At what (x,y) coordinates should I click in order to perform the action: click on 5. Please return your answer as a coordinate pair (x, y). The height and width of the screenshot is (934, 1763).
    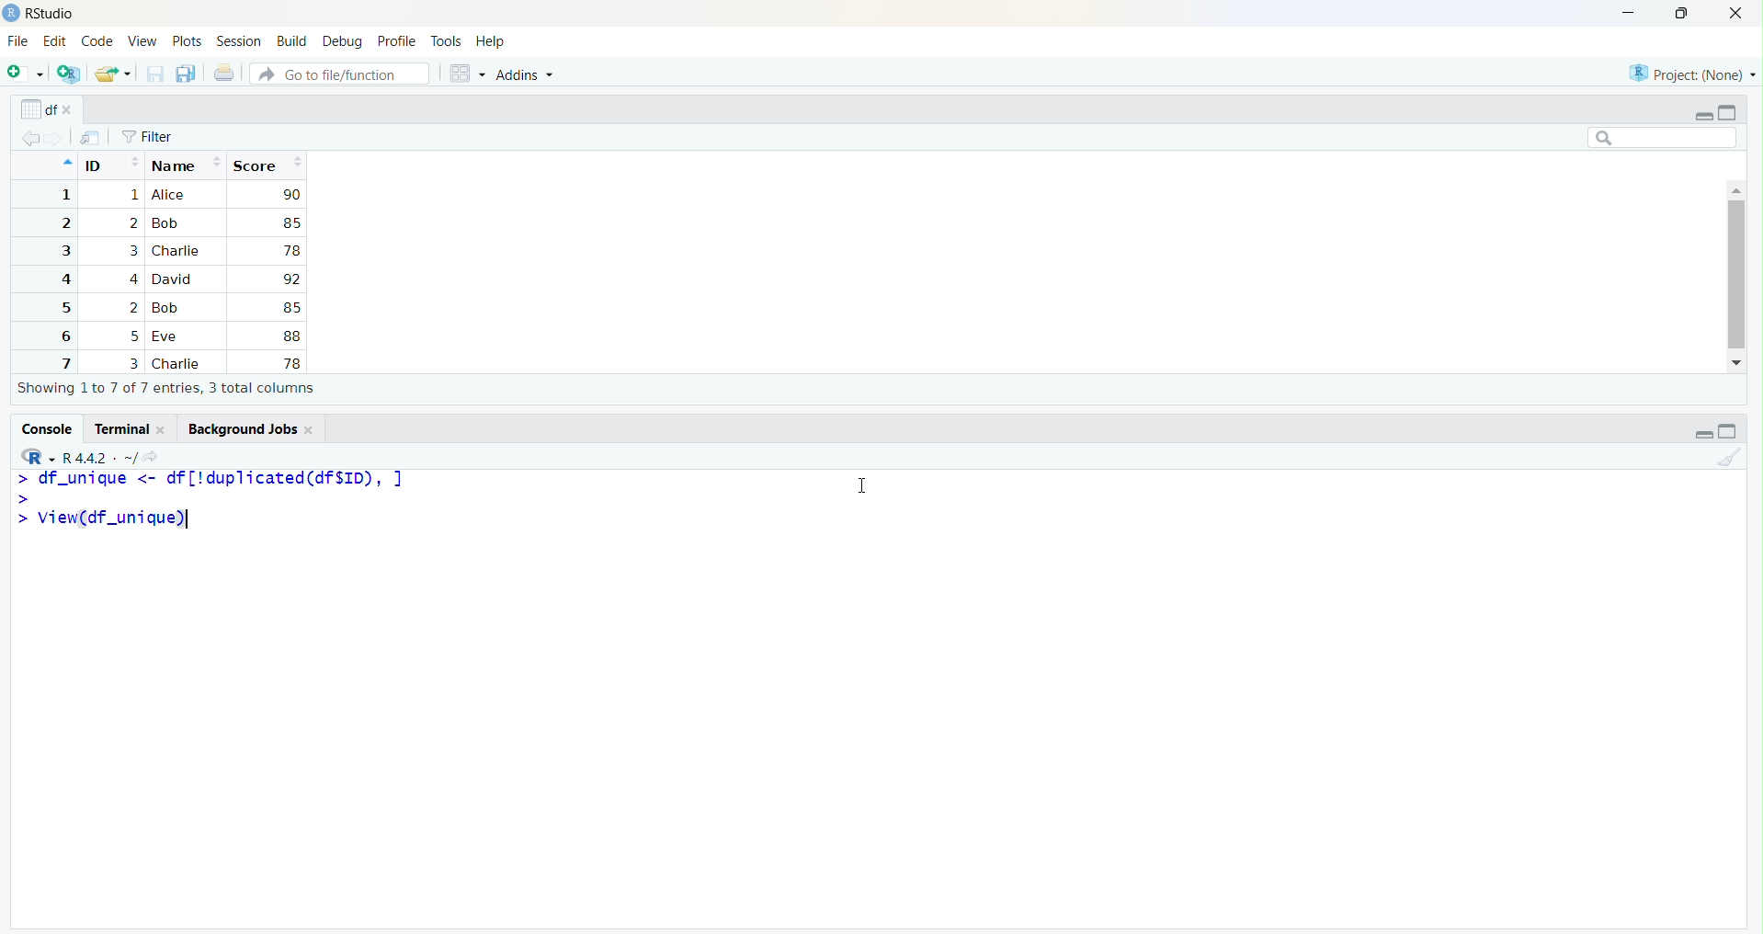
    Looking at the image, I should click on (63, 308).